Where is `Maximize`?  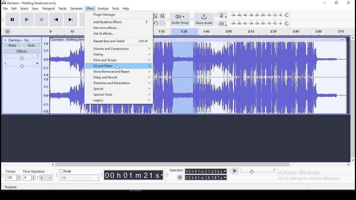 Maximize is located at coordinates (337, 3).